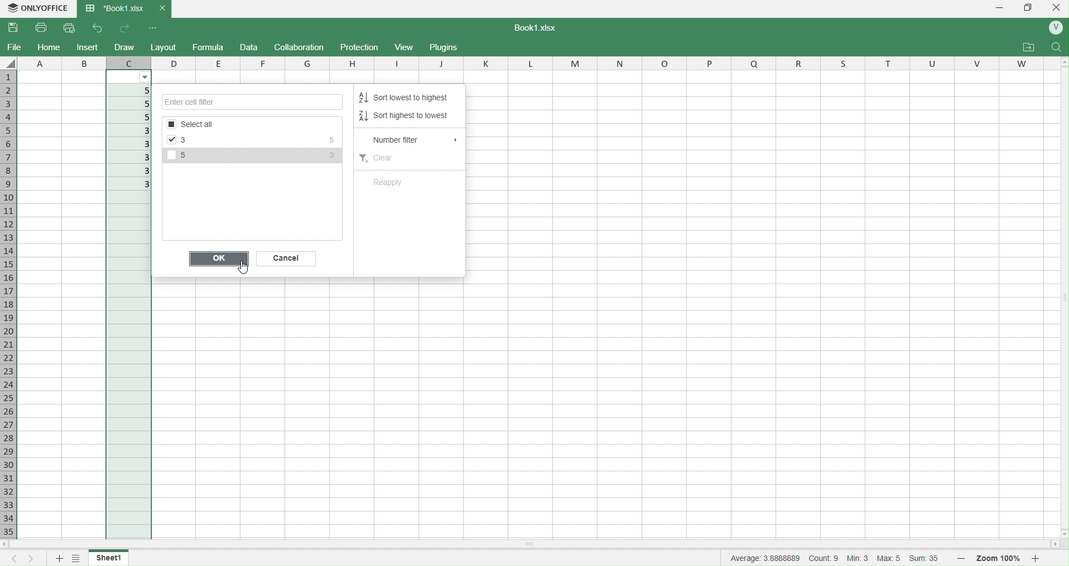  What do you see at coordinates (60, 558) in the screenshot?
I see `new sheet` at bounding box center [60, 558].